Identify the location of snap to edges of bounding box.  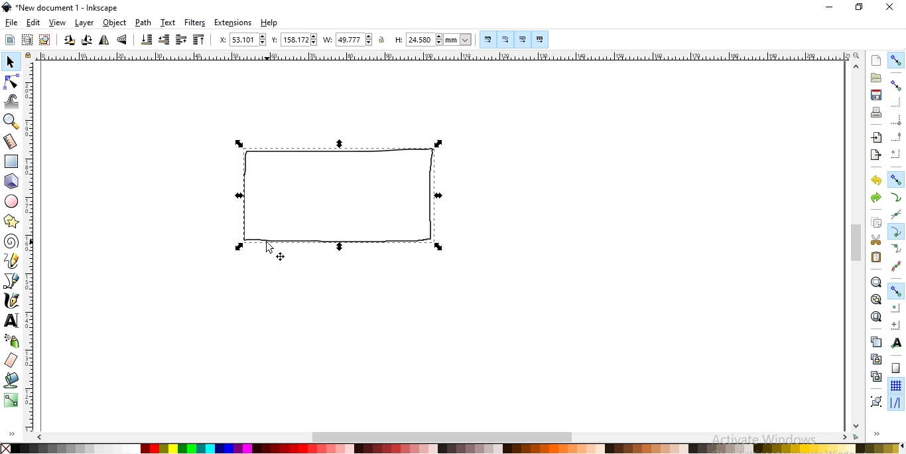
(896, 103).